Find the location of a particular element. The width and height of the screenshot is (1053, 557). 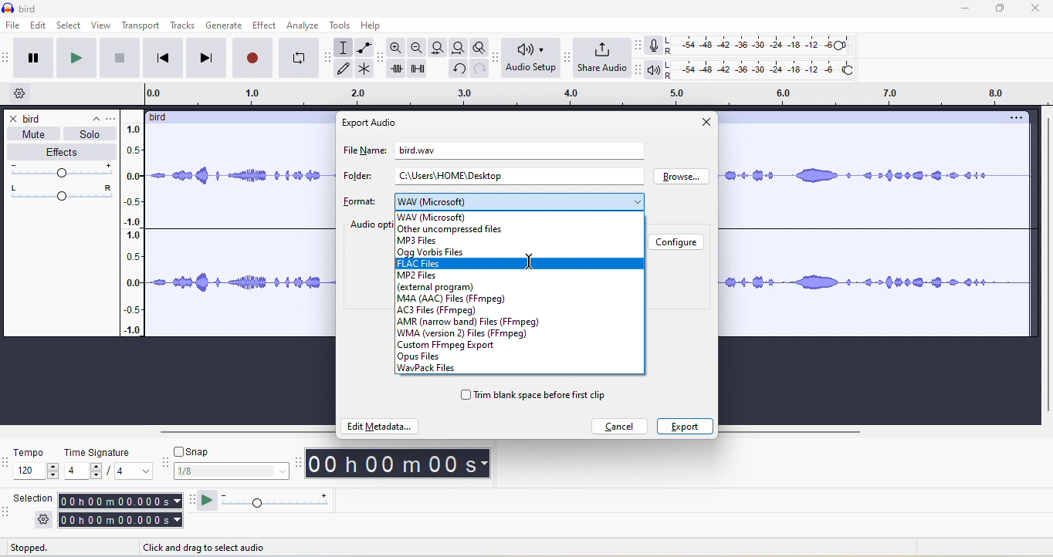

ac3 files is located at coordinates (445, 310).